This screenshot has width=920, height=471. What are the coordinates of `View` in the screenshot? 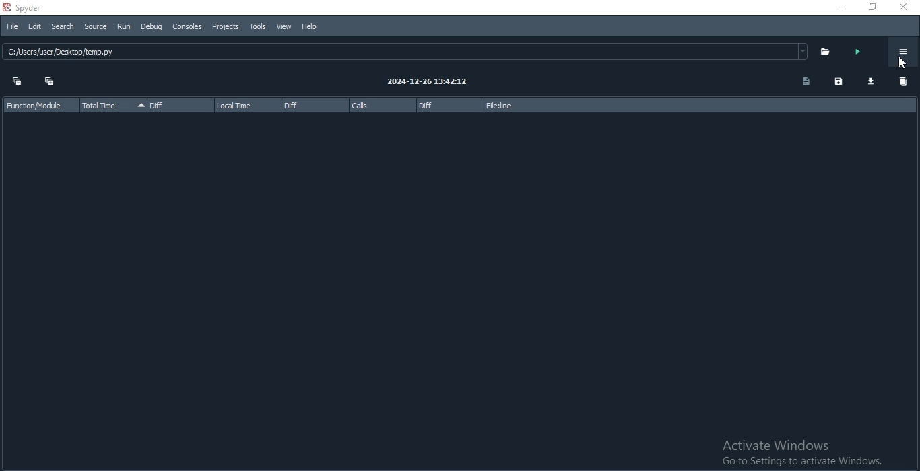 It's located at (284, 27).